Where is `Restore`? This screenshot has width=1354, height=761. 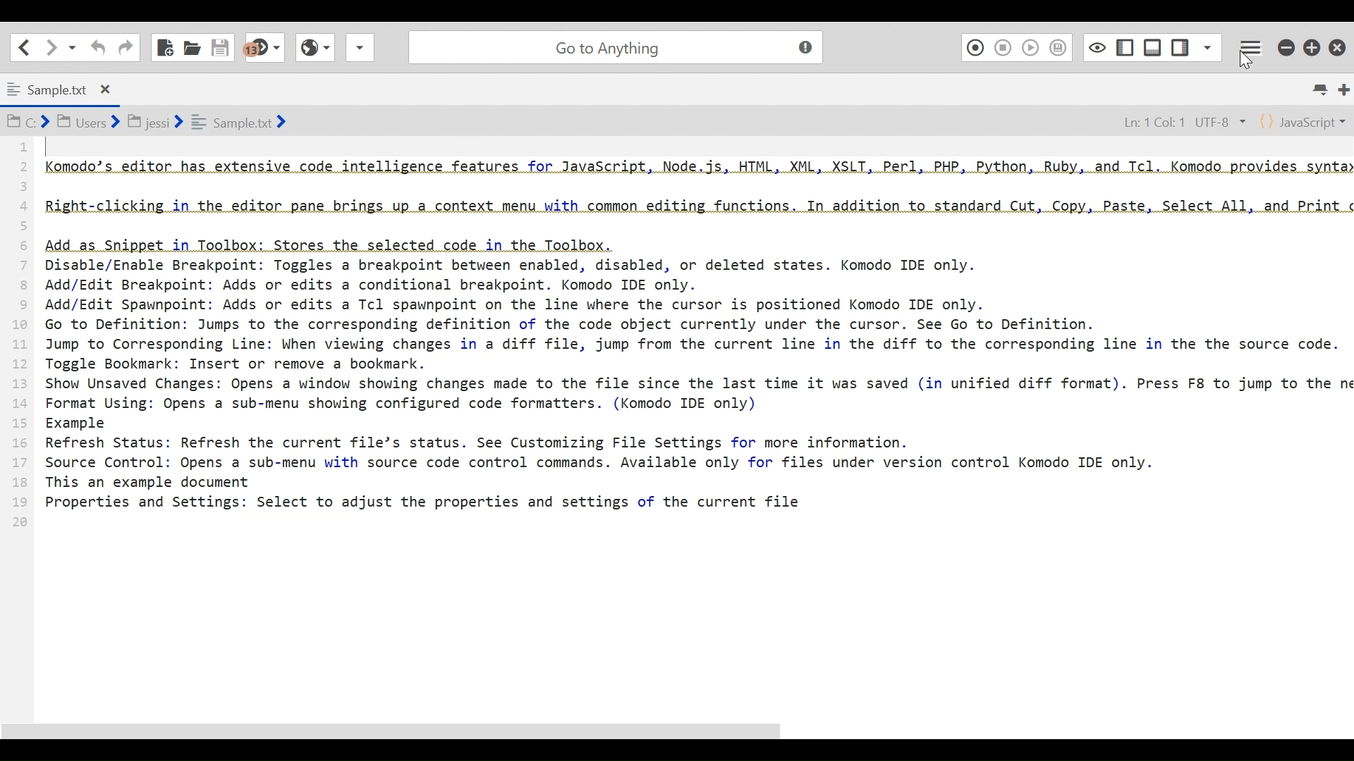
Restore is located at coordinates (1313, 45).